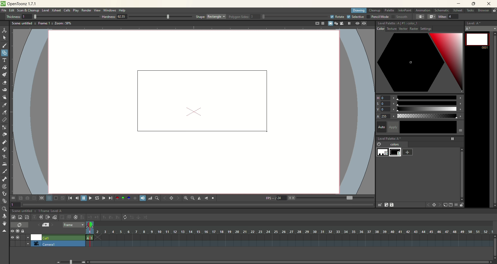  Describe the element at coordinates (76, 198) in the screenshot. I see `previous frame` at that location.